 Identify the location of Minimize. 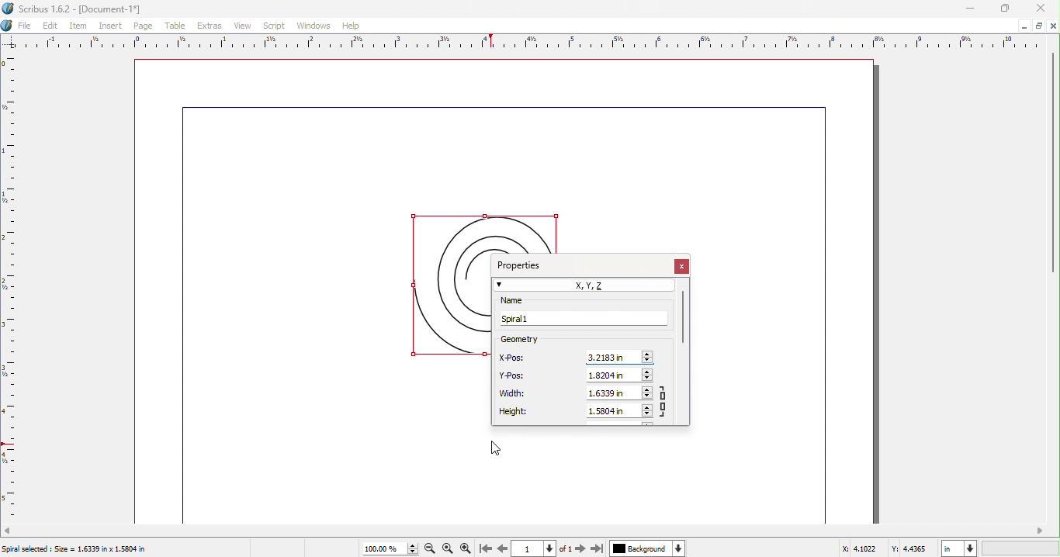
(1037, 26).